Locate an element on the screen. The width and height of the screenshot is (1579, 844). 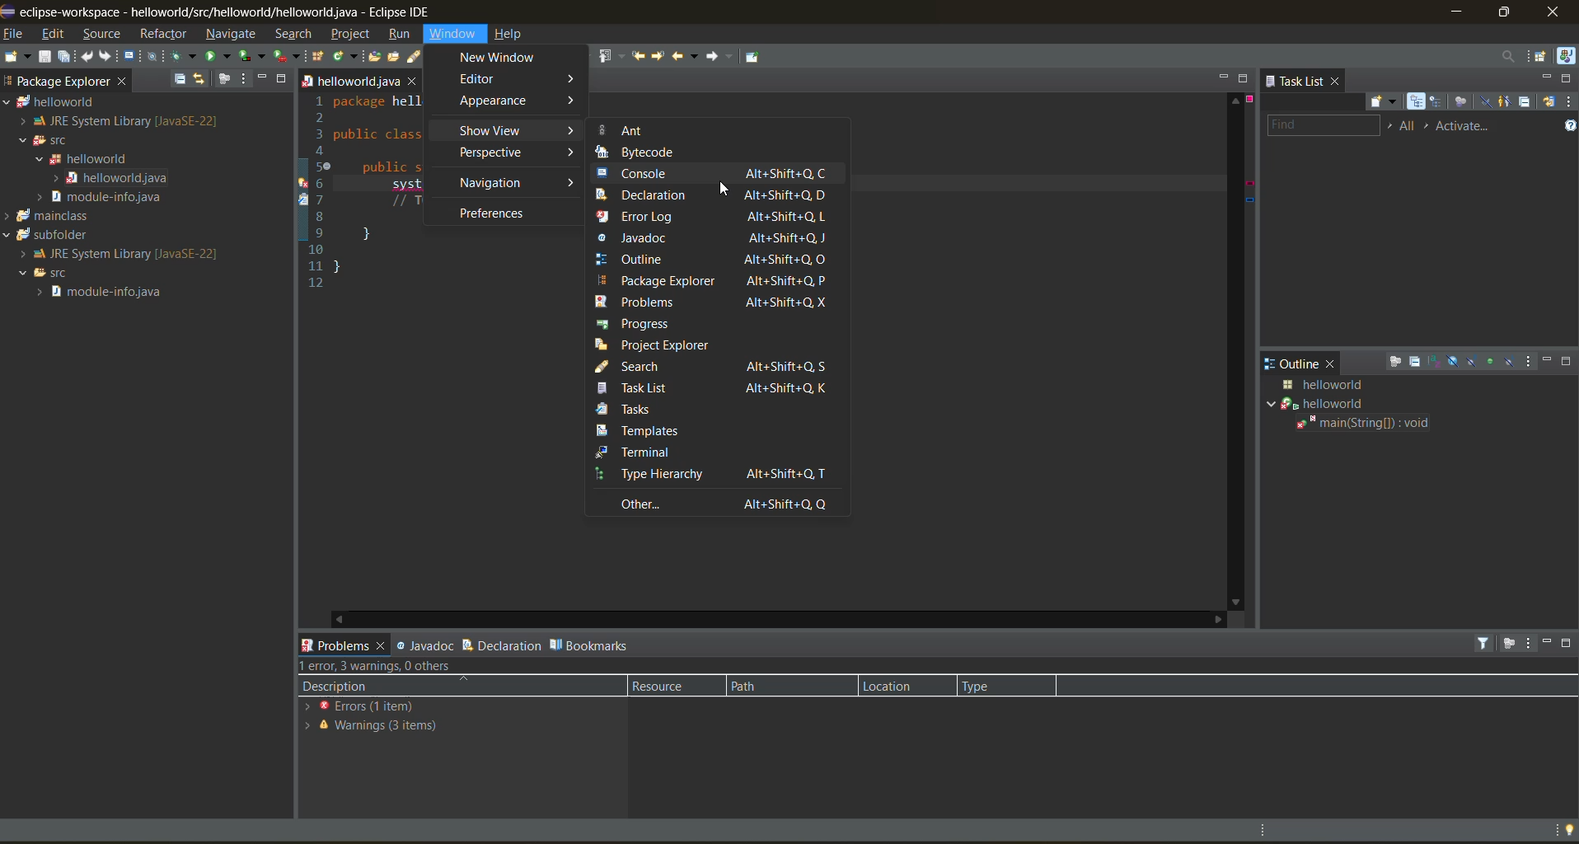
automatically fold uninteresting elements is located at coordinates (491, 58).